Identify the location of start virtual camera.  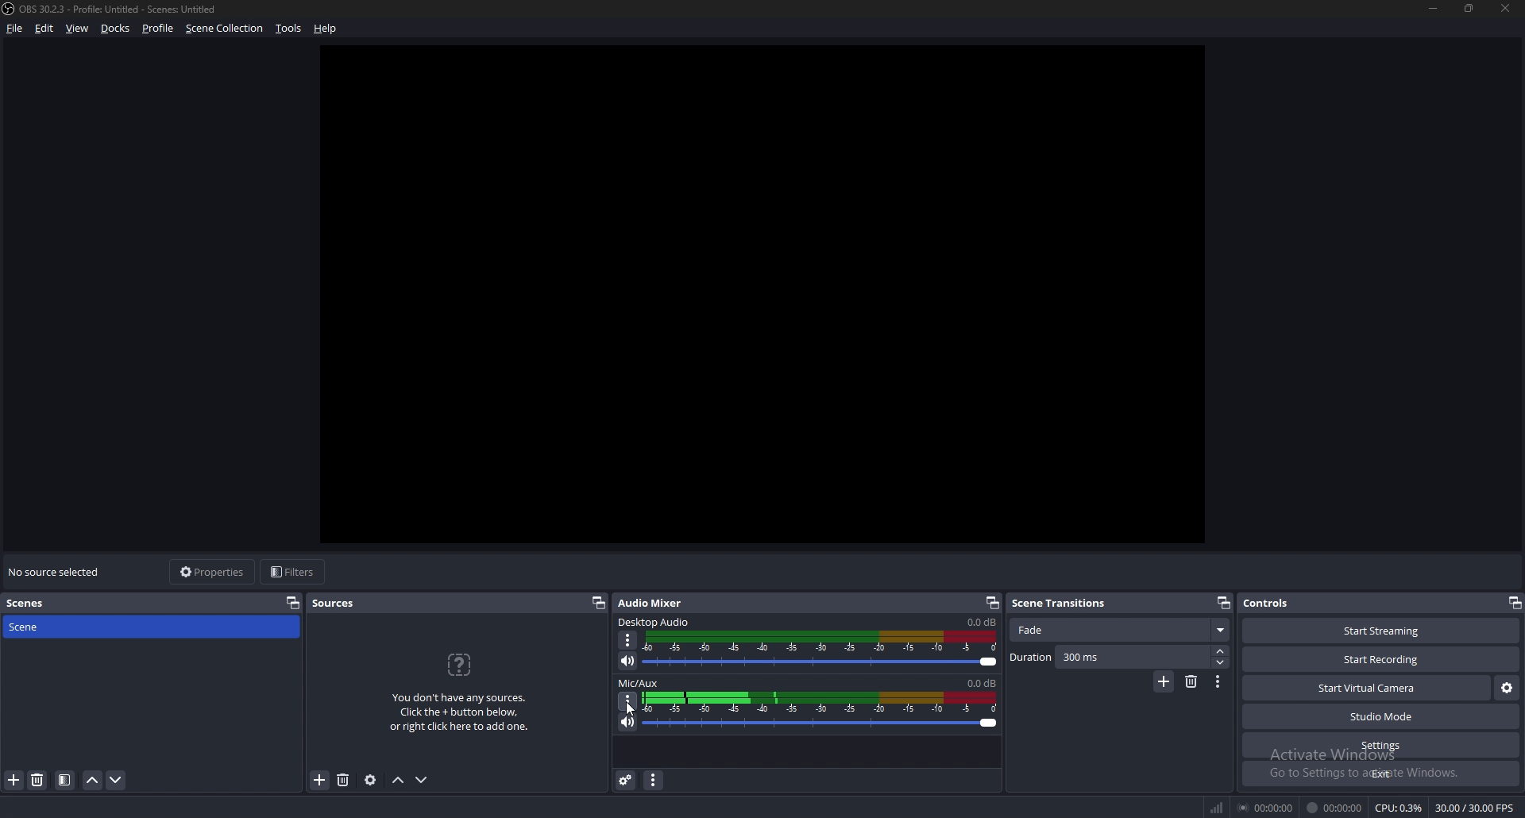
(1369, 688).